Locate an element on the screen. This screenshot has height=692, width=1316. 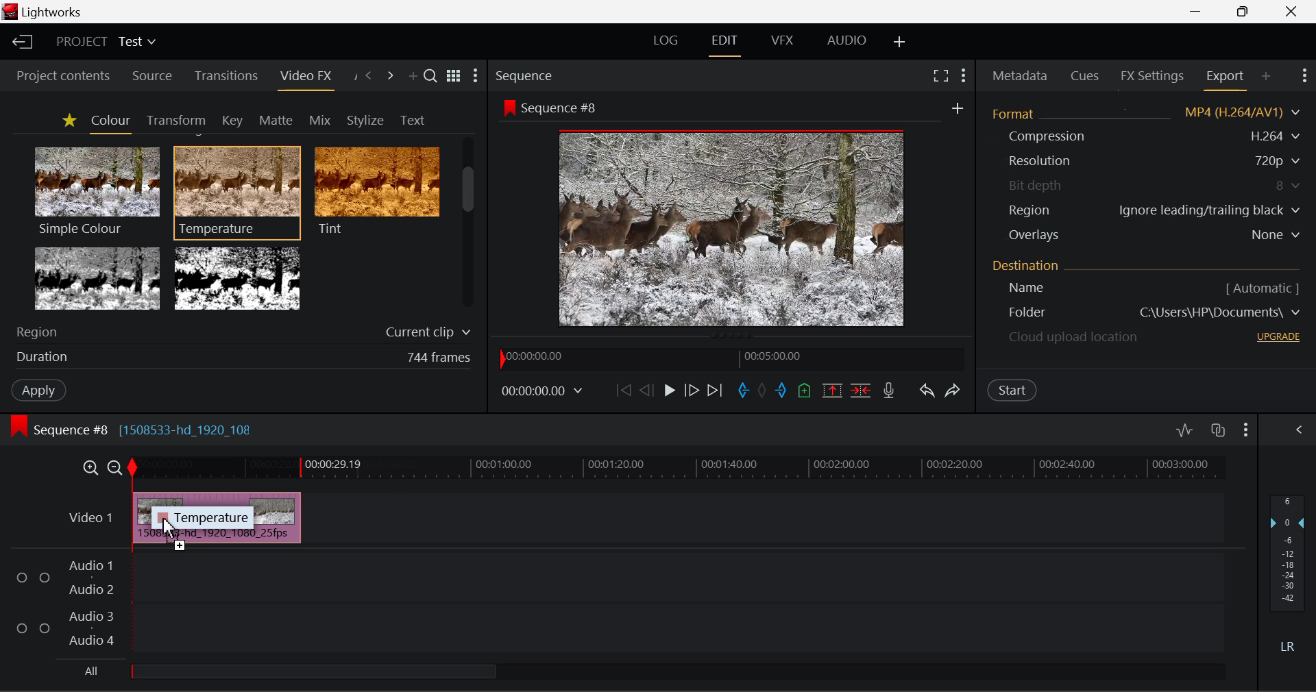
MOUSE_UP Cursor Position is located at coordinates (173, 526).